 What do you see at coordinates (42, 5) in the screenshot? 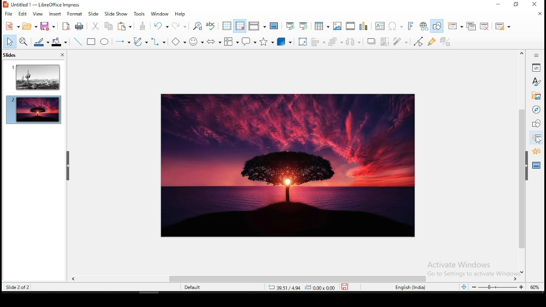
I see `untitled 1 - LibreOffice Impress ` at bounding box center [42, 5].